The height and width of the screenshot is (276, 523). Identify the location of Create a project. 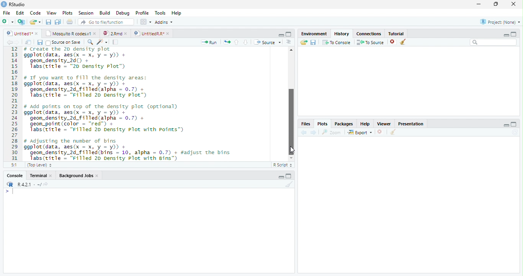
(21, 22).